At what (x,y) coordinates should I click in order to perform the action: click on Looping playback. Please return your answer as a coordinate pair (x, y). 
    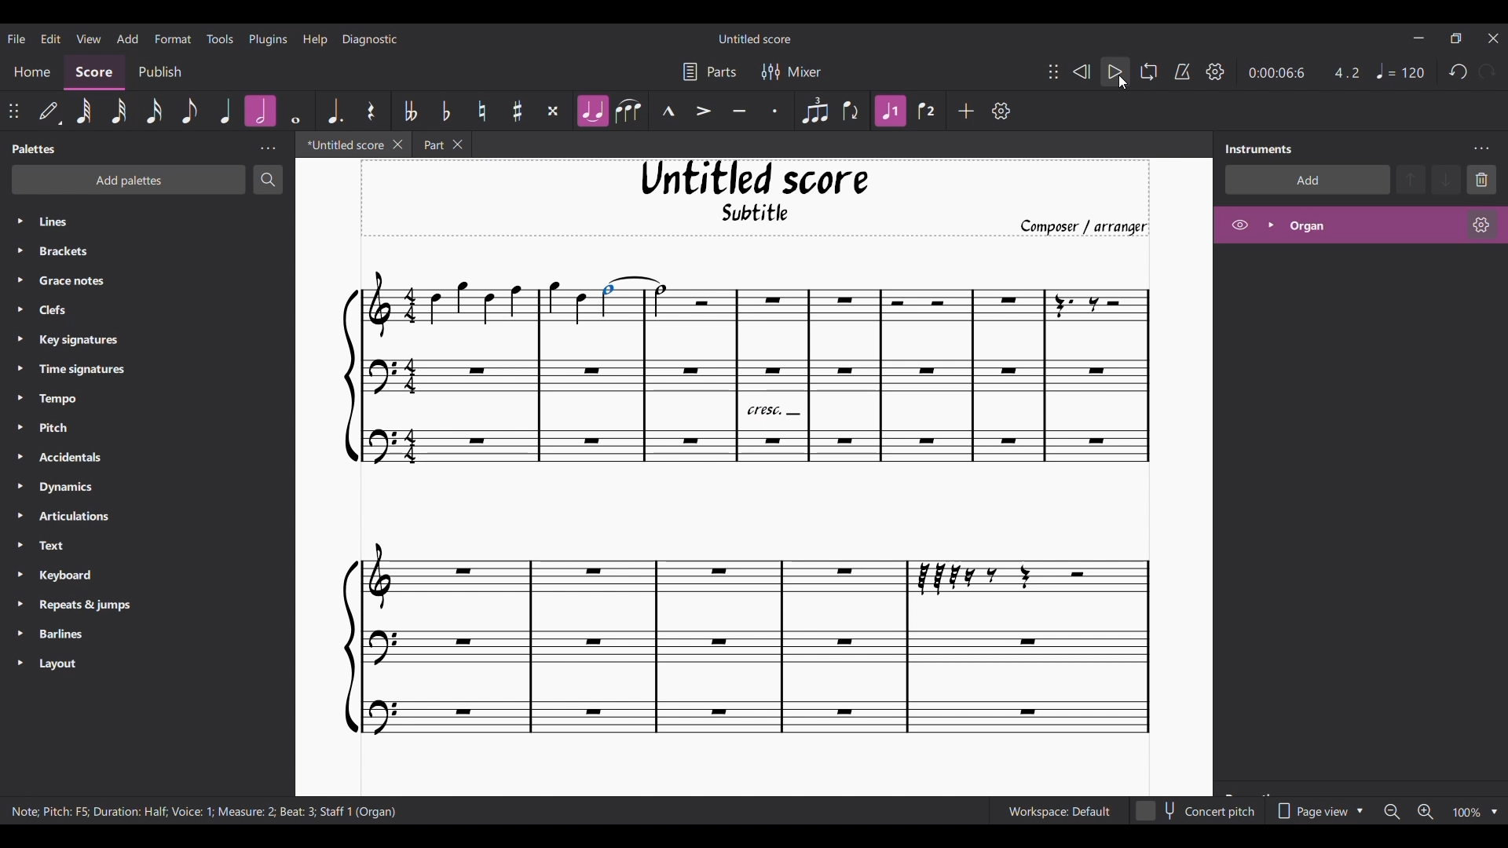
    Looking at the image, I should click on (1149, 71).